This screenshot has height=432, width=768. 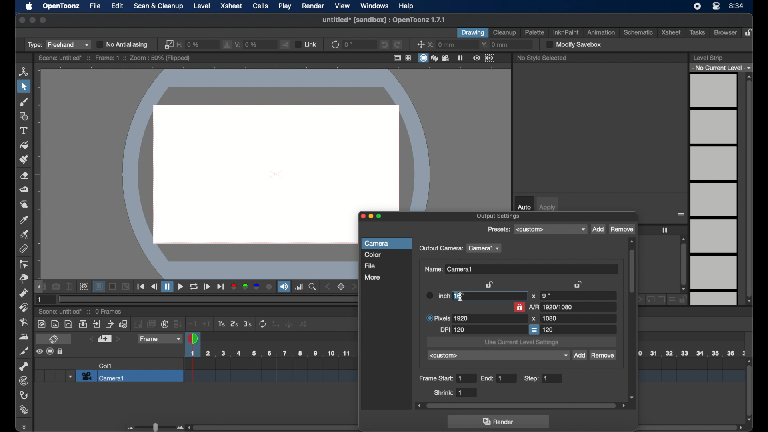 I want to click on scroll box, so click(x=632, y=319).